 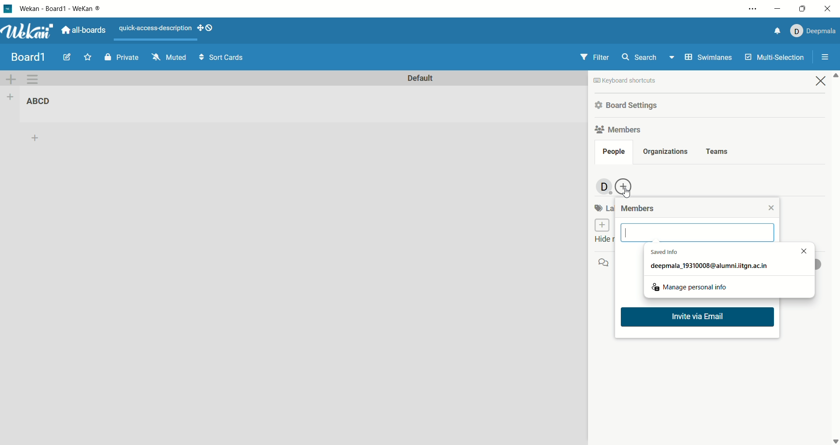 What do you see at coordinates (36, 80) in the screenshot?
I see `swimlane action` at bounding box center [36, 80].